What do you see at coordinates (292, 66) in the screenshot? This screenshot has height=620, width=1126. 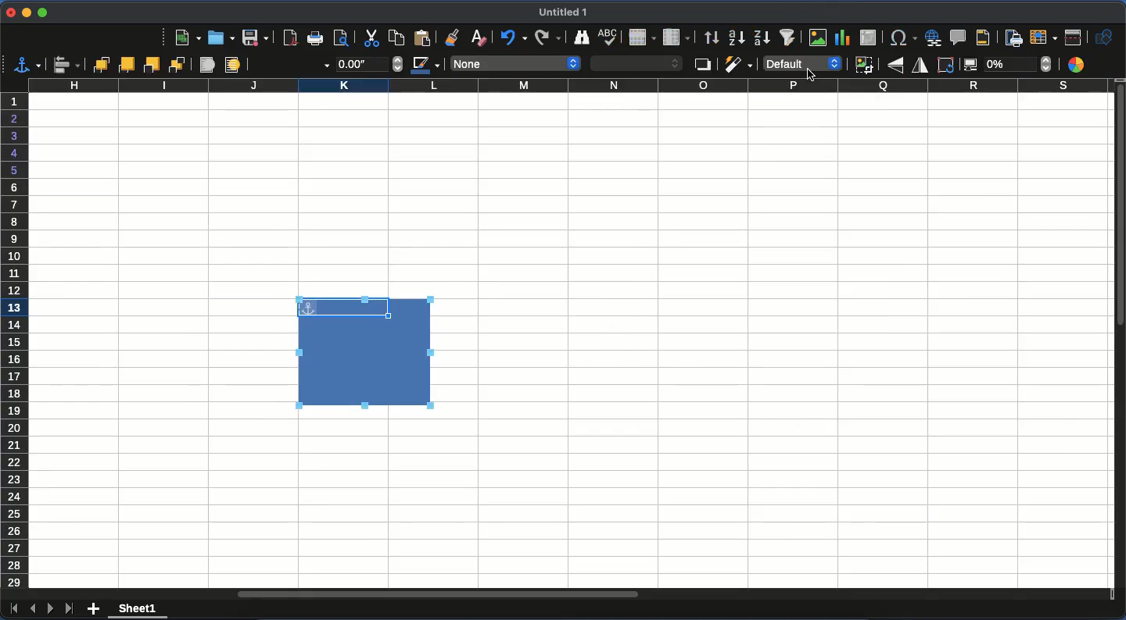 I see `line style` at bounding box center [292, 66].